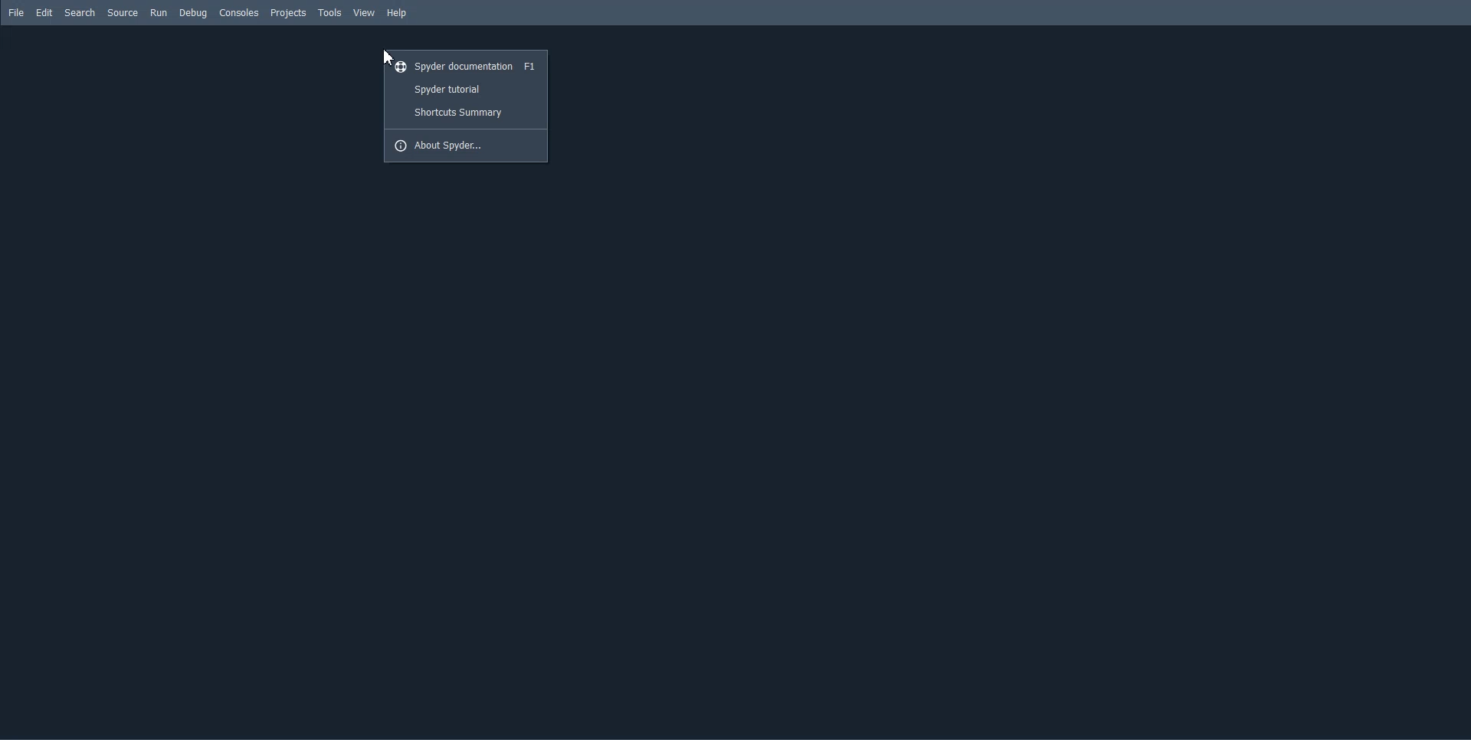 Image resolution: width=1471 pixels, height=740 pixels. What do you see at coordinates (44, 12) in the screenshot?
I see `Edit` at bounding box center [44, 12].